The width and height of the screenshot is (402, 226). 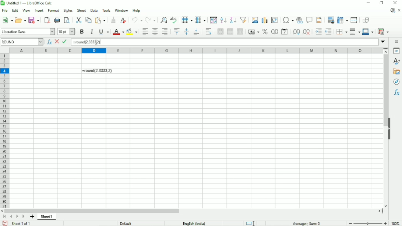 I want to click on Restore down, so click(x=382, y=3).